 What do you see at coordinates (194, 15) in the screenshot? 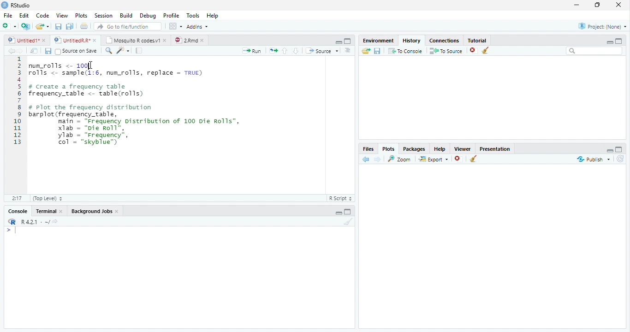
I see `Tools` at bounding box center [194, 15].